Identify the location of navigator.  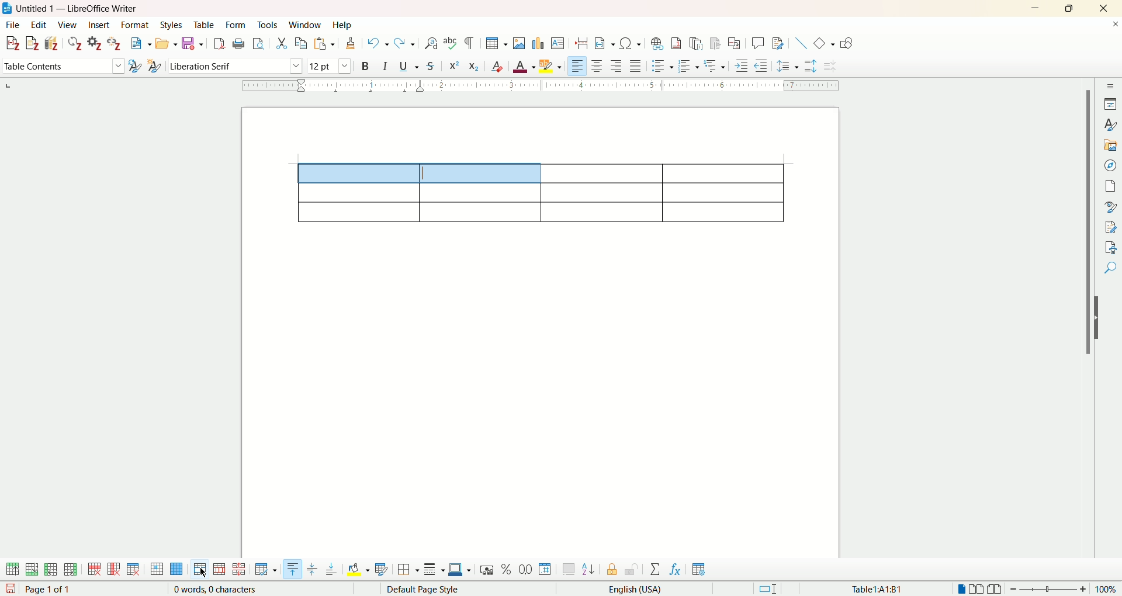
(1110, 167).